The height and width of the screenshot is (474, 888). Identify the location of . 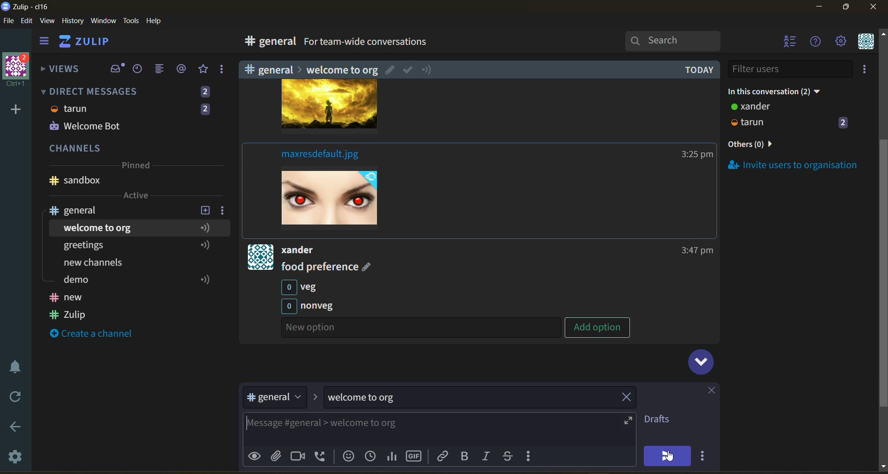
(308, 295).